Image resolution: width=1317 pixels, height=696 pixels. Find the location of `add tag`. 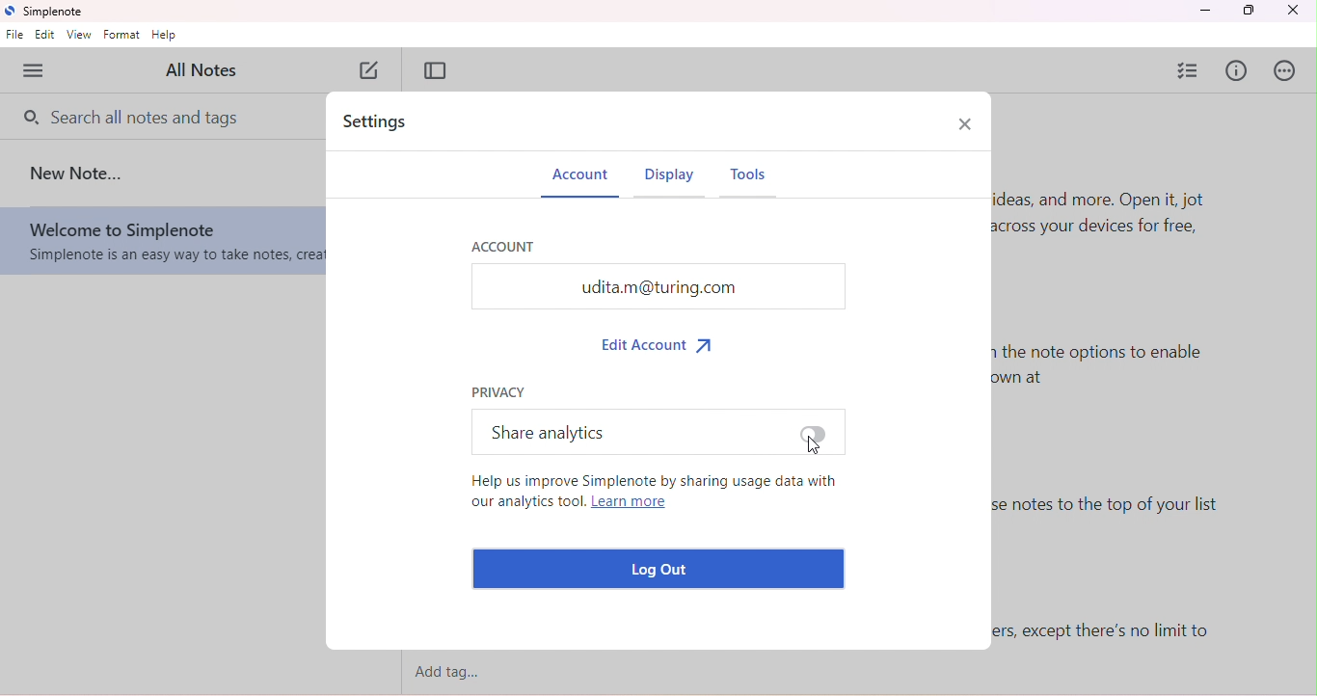

add tag is located at coordinates (457, 673).